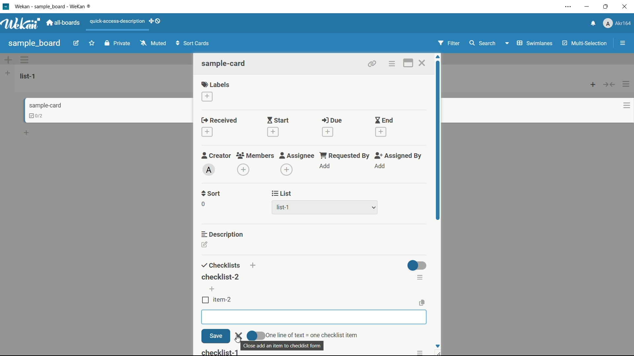 This screenshot has width=634, height=356. What do you see at coordinates (332, 121) in the screenshot?
I see `due` at bounding box center [332, 121].